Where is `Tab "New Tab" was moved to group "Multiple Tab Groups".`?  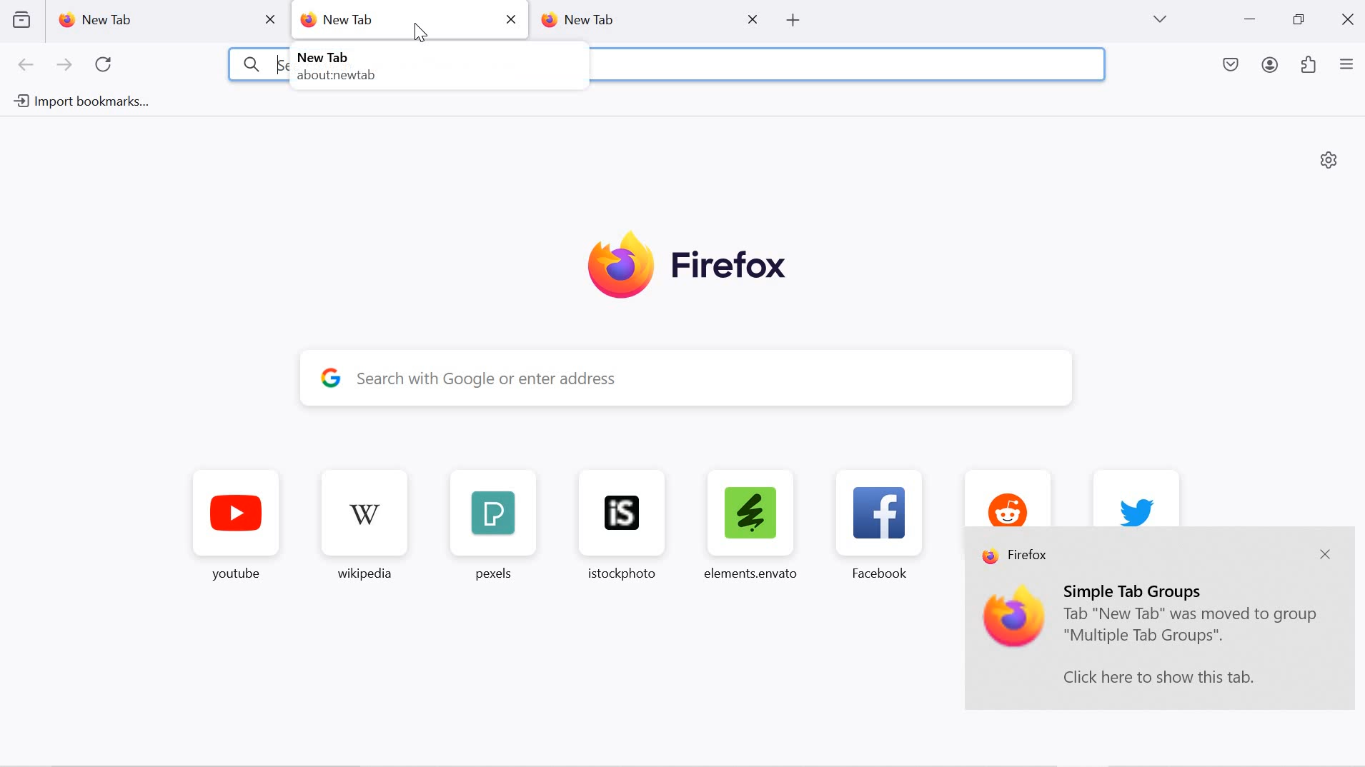
Tab "New Tab" was moved to group "Multiple Tab Groups". is located at coordinates (1192, 628).